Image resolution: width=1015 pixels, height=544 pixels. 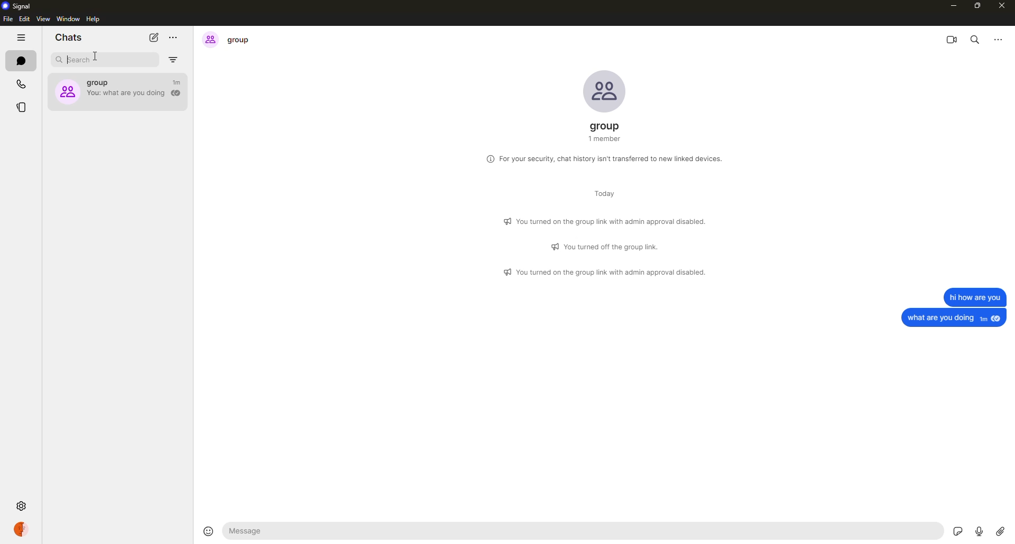 What do you see at coordinates (1001, 7) in the screenshot?
I see `close` at bounding box center [1001, 7].